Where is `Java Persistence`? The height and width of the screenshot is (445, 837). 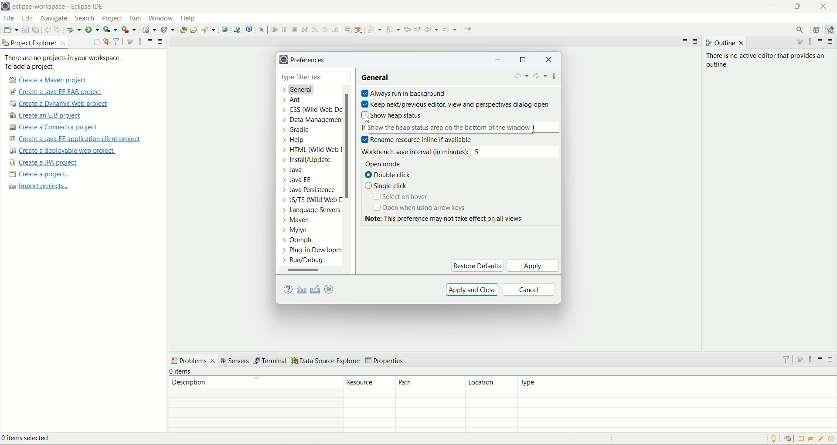 Java Persistence is located at coordinates (311, 191).